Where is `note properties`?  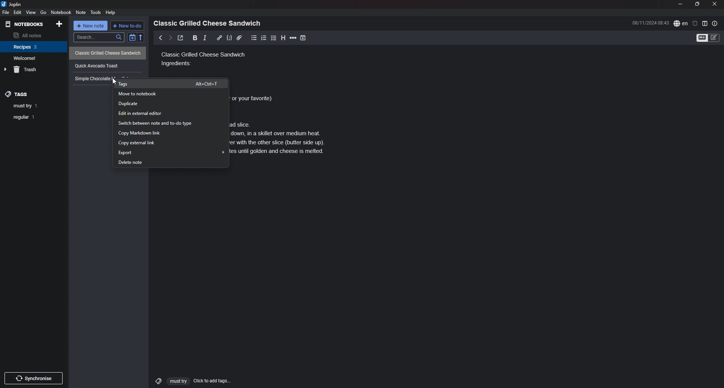 note properties is located at coordinates (715, 23).